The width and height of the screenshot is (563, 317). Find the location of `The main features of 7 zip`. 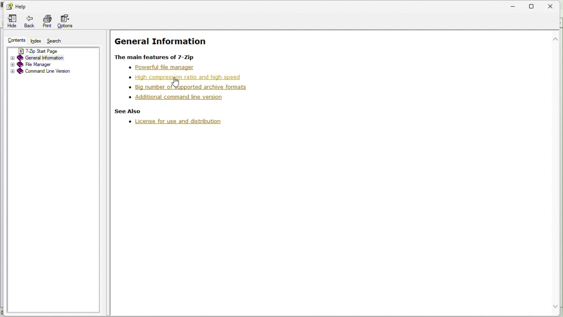

The main features of 7 zip is located at coordinates (157, 58).